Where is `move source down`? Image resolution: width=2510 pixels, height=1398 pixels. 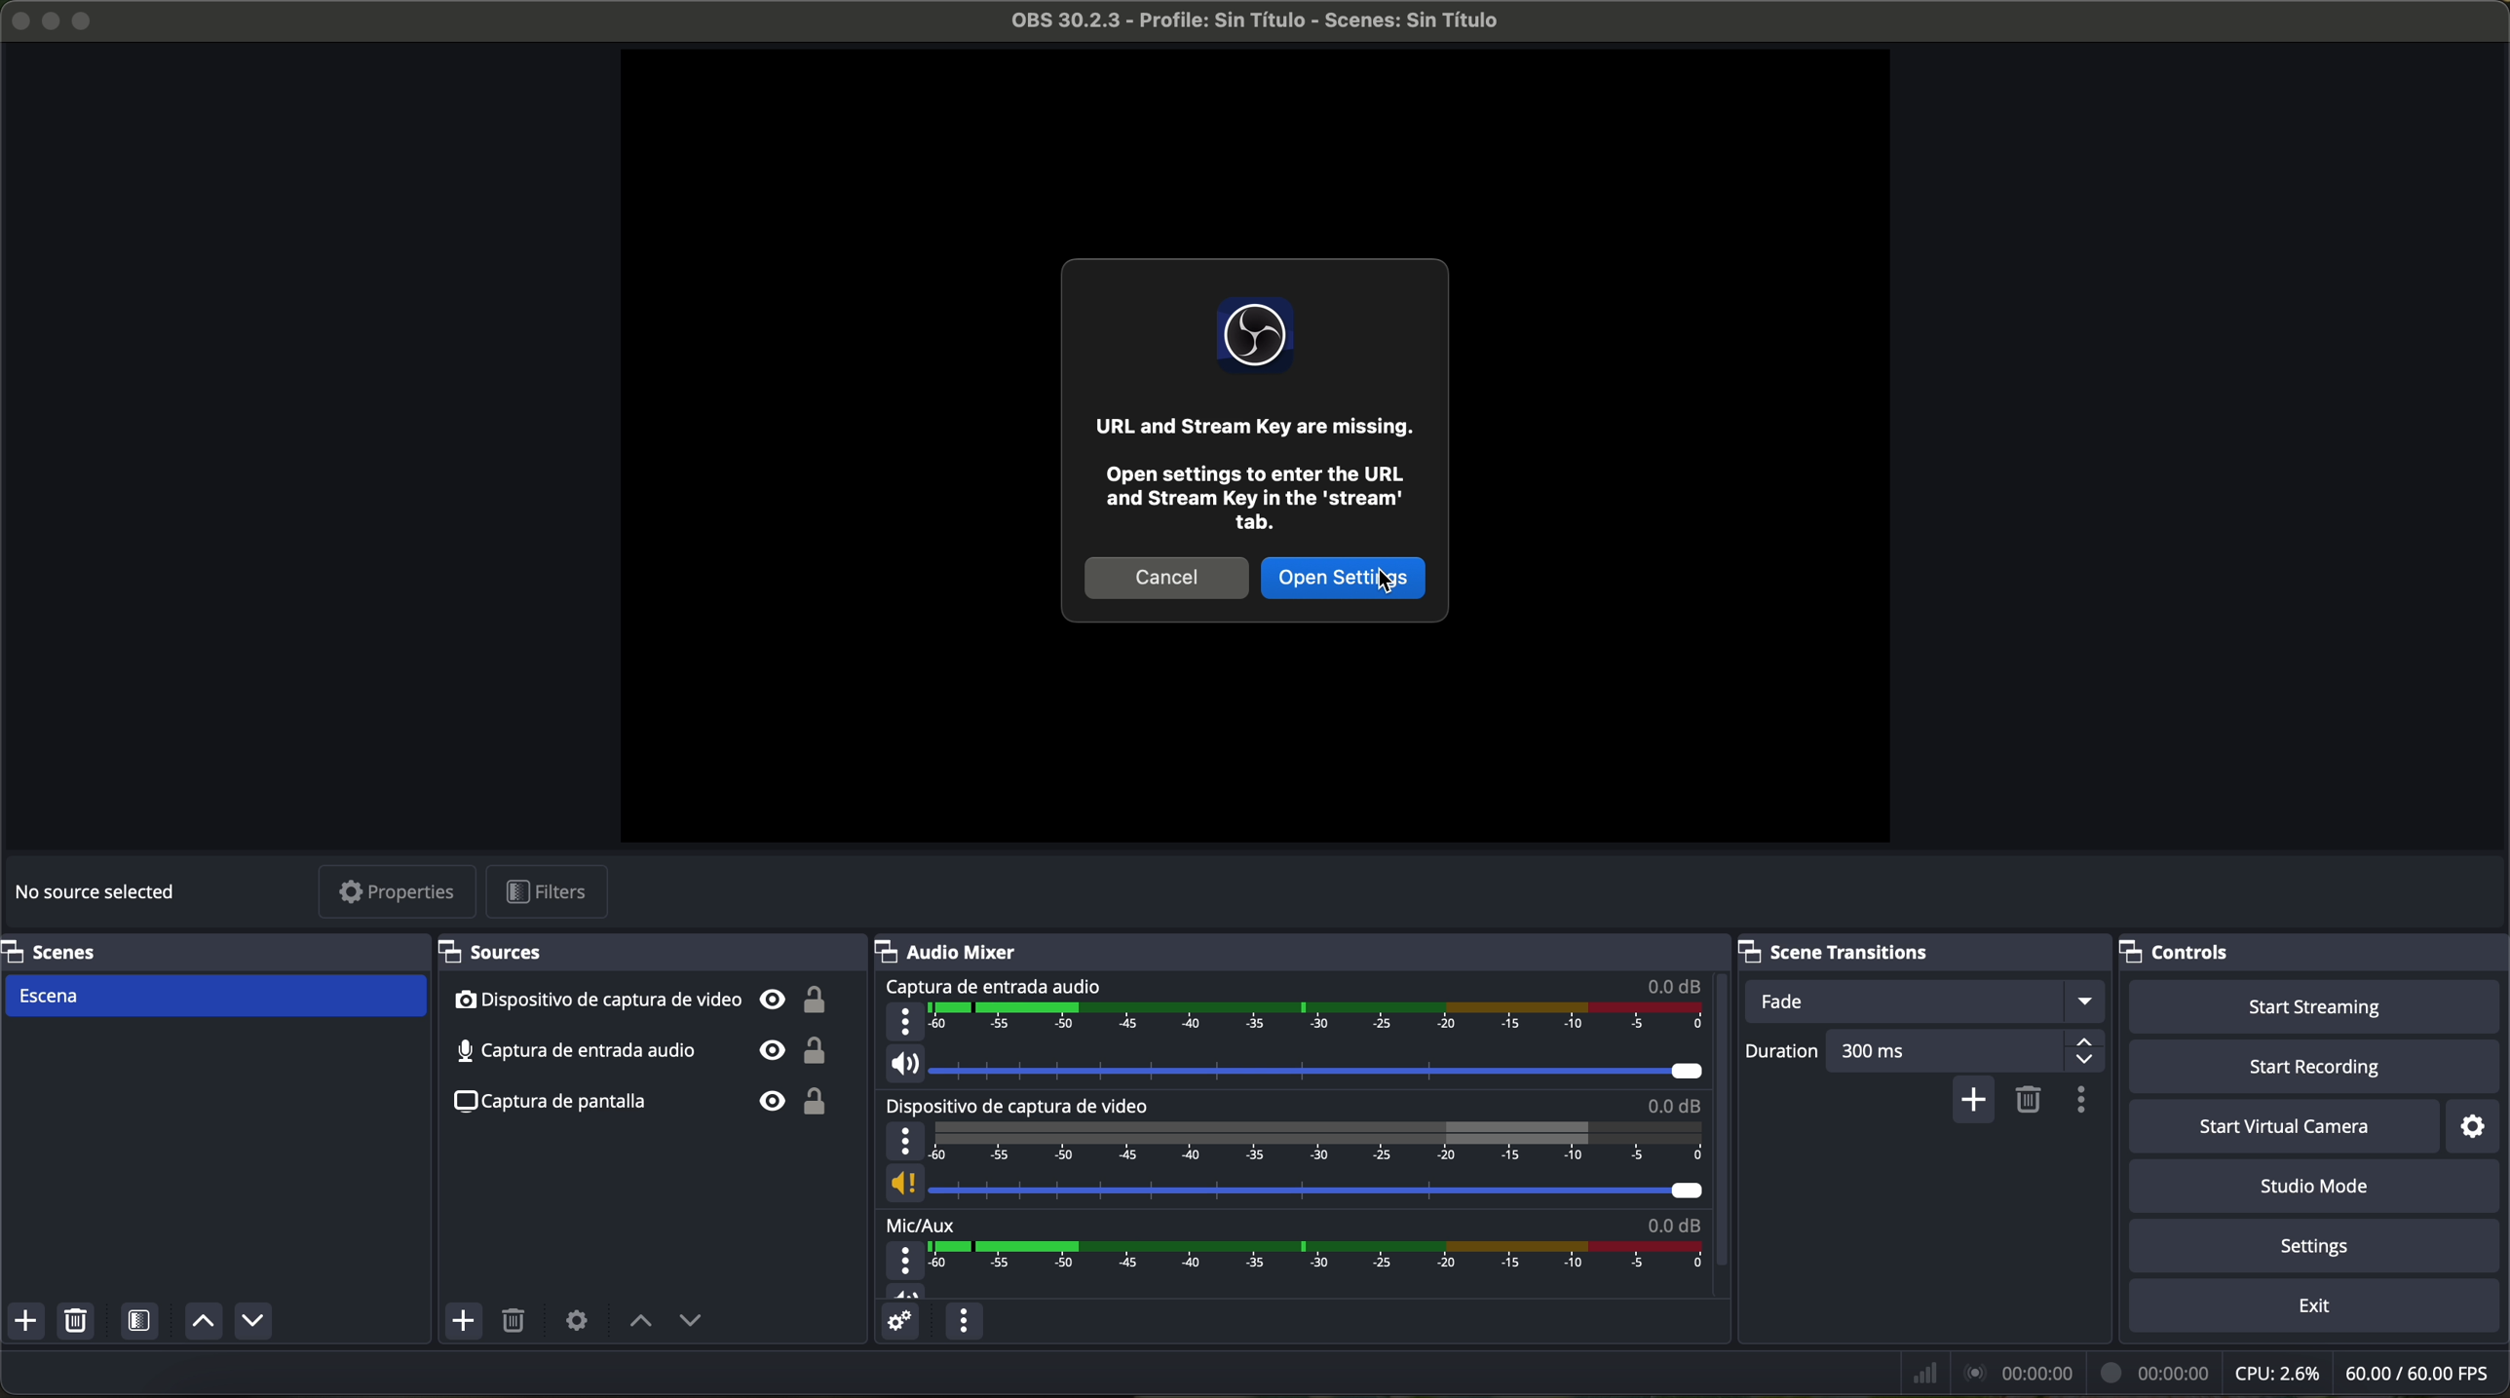
move source down is located at coordinates (690, 1323).